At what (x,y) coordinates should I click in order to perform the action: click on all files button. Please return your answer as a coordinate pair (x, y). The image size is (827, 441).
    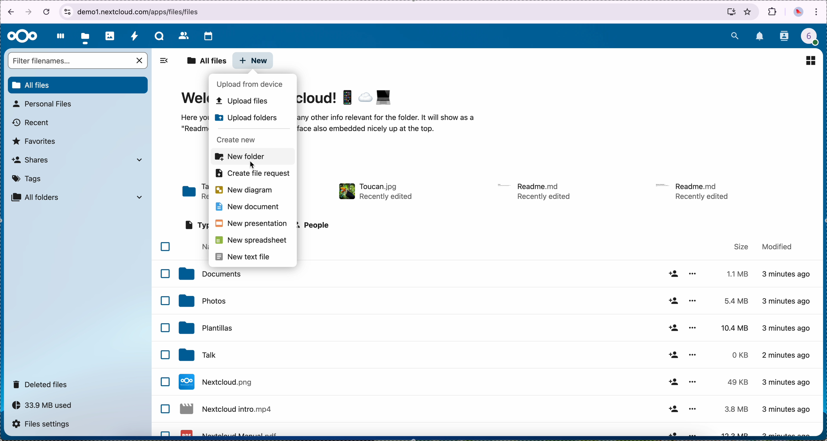
    Looking at the image, I should click on (79, 85).